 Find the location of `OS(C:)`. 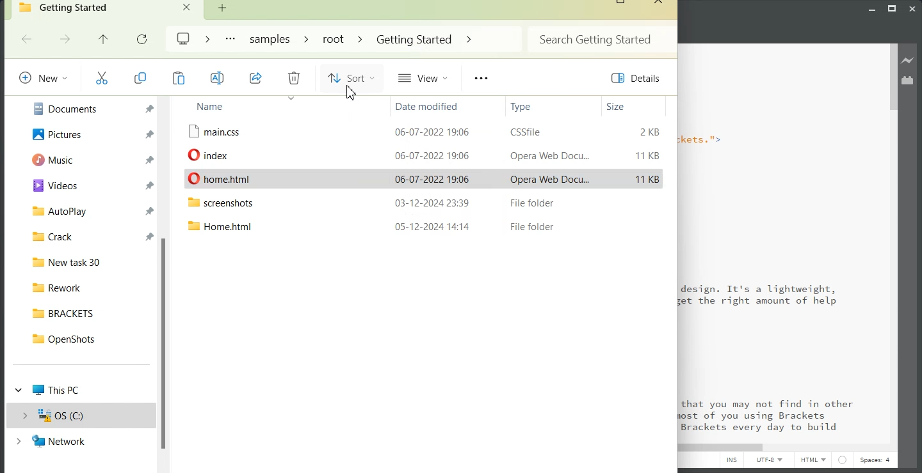

OS(C:) is located at coordinates (81, 415).